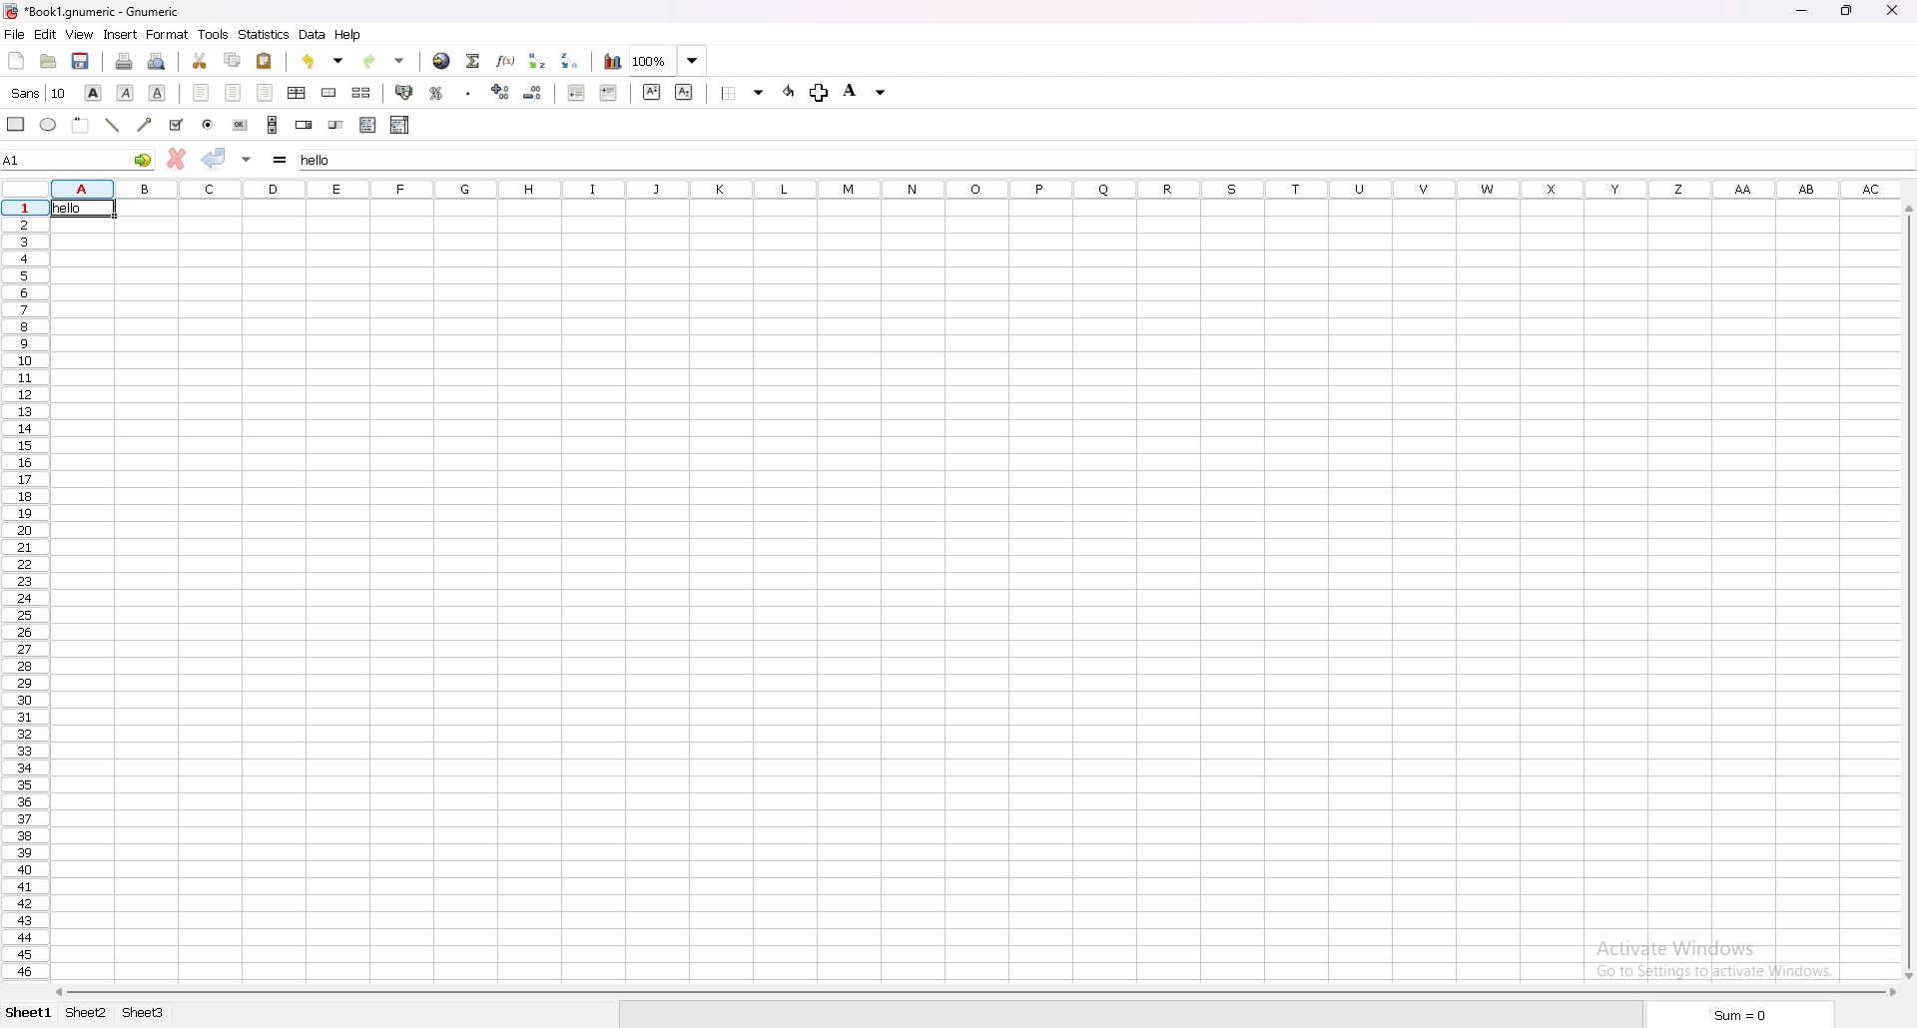  I want to click on print, so click(125, 61).